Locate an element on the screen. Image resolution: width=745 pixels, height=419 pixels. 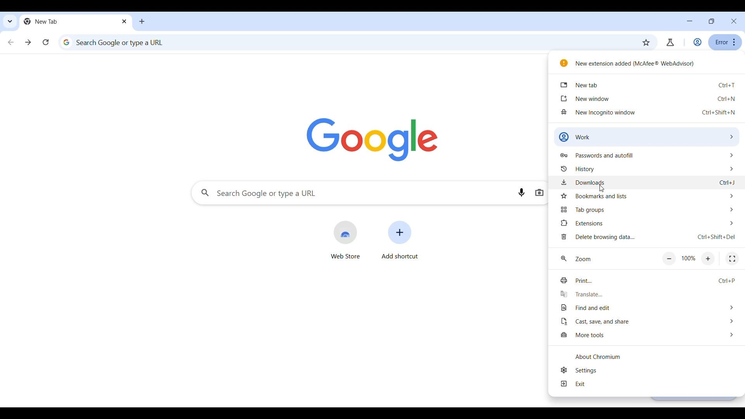
Google logo is located at coordinates (372, 140).